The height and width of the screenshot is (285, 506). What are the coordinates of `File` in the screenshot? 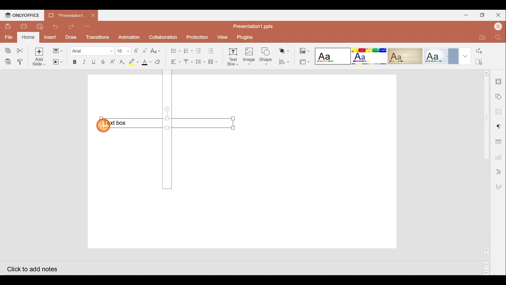 It's located at (9, 37).